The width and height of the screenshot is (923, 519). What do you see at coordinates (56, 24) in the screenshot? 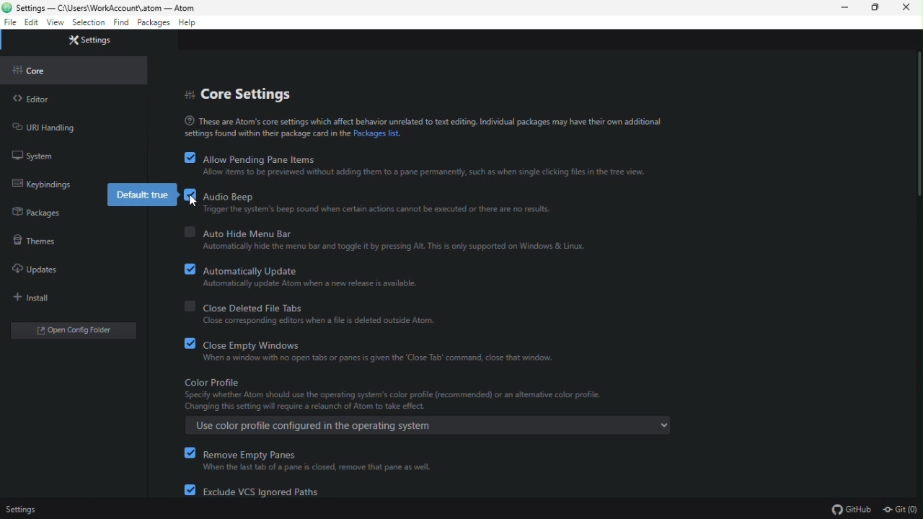
I see `view` at bounding box center [56, 24].